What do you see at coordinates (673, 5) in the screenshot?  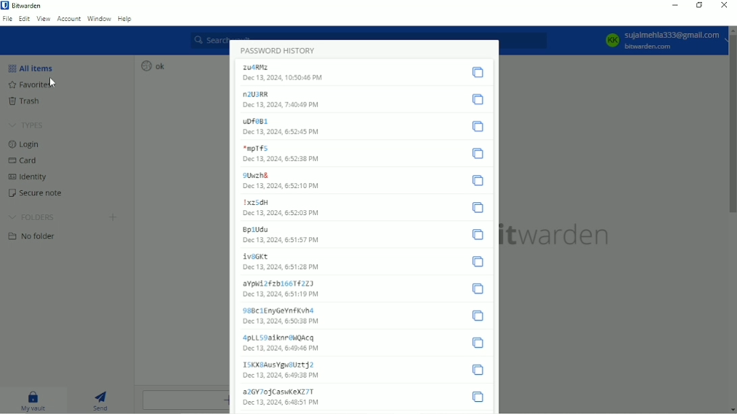 I see `Minimize` at bounding box center [673, 5].